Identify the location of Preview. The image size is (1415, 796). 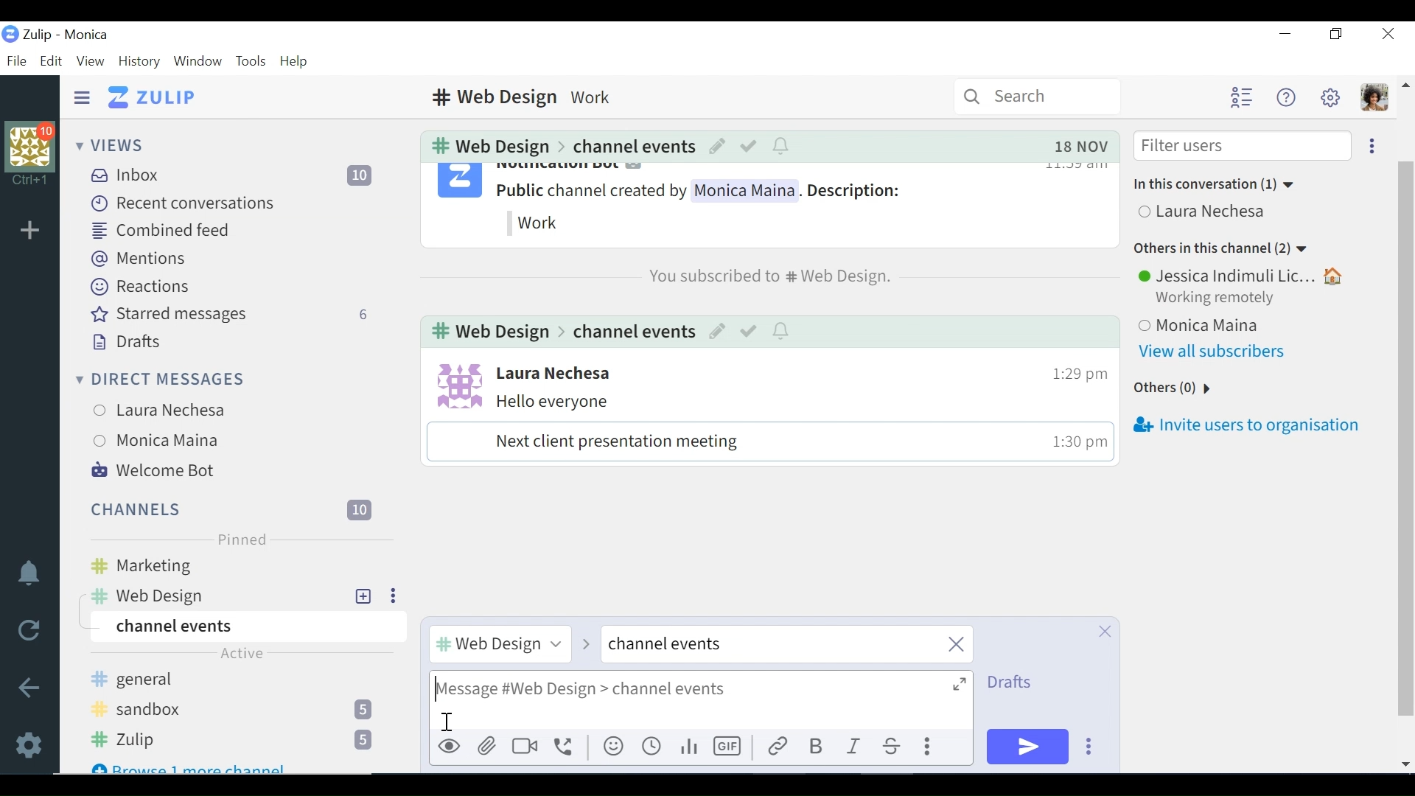
(450, 747).